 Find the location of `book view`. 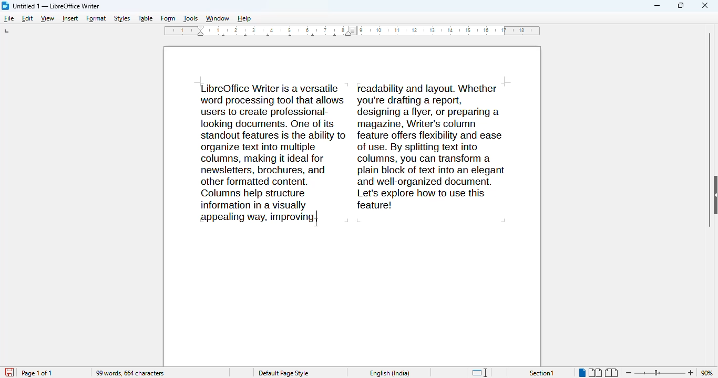

book view is located at coordinates (611, 373).